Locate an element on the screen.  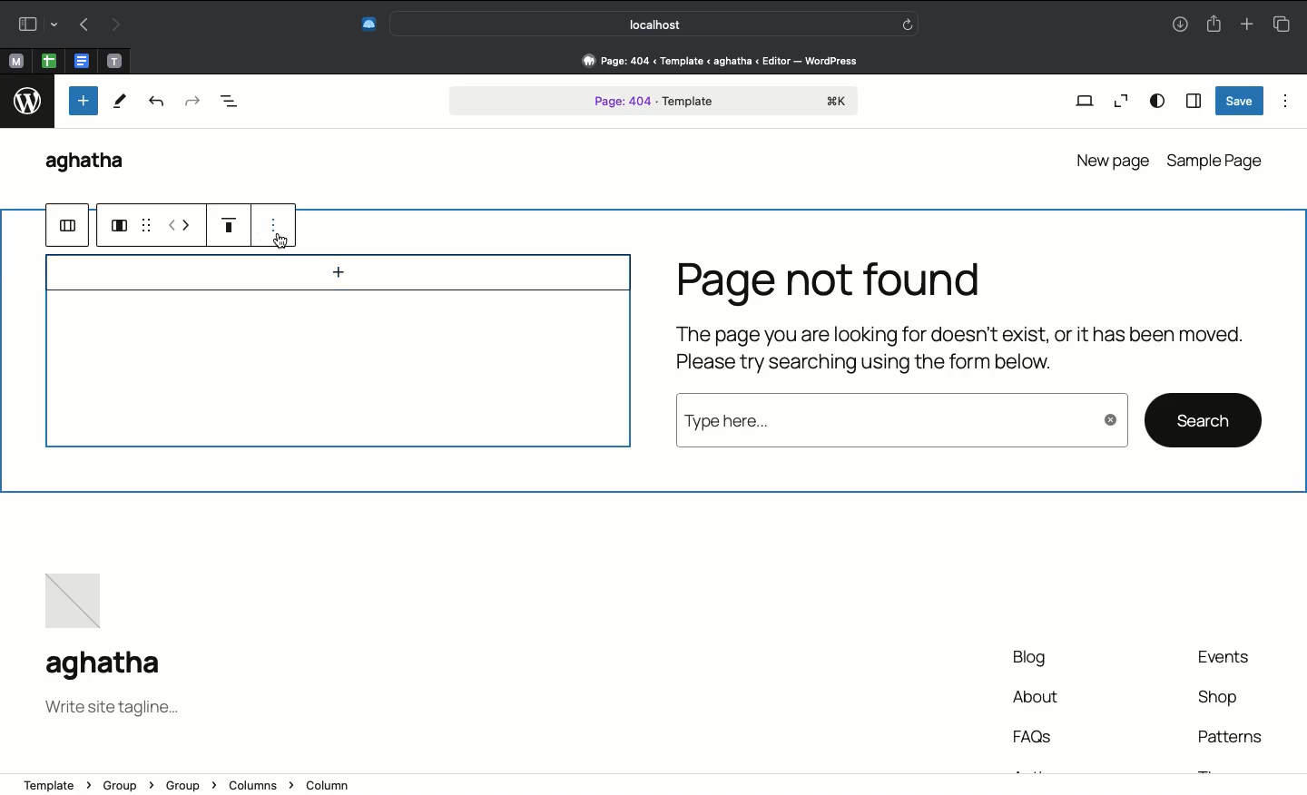
Save is located at coordinates (1240, 101).